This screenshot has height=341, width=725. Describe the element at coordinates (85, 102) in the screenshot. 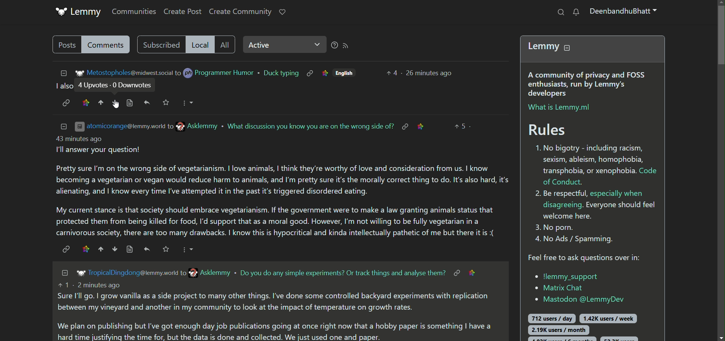

I see `highlight` at that location.